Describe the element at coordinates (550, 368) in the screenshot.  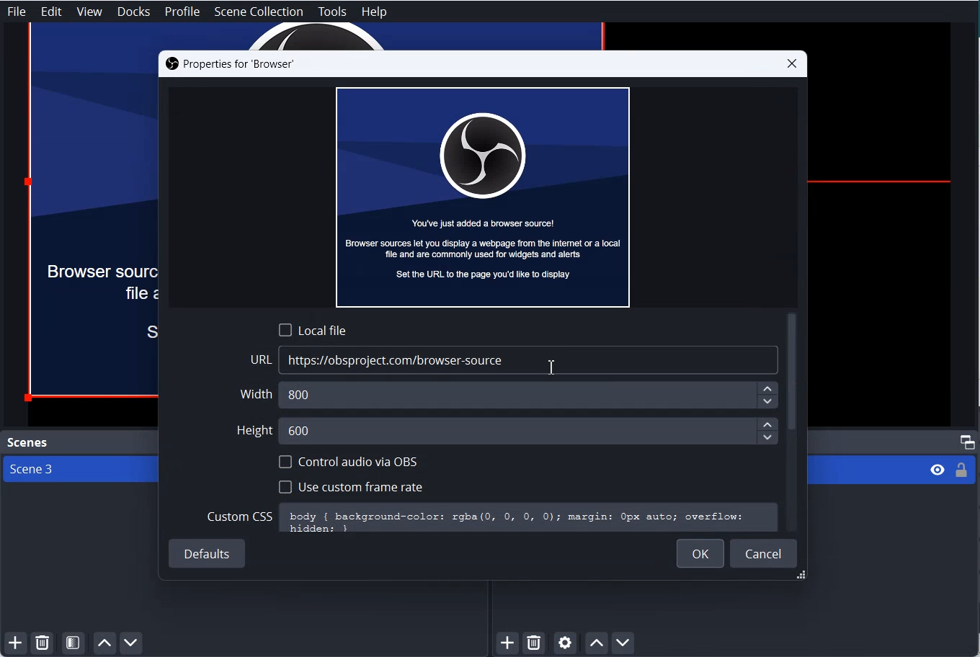
I see `insertion cursor` at that location.